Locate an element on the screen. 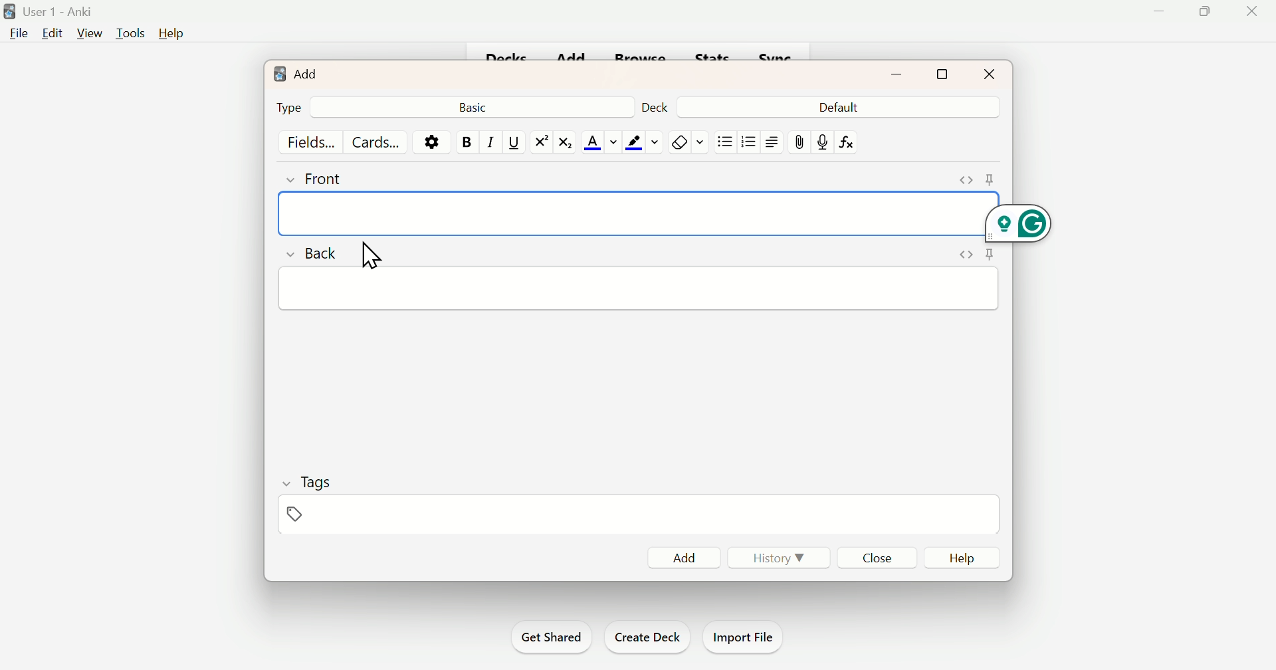 This screenshot has width=1276, height=670. Default is located at coordinates (837, 108).